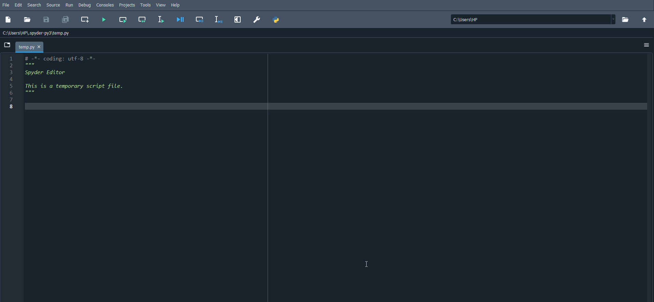 The height and width of the screenshot is (302, 654). What do you see at coordinates (123, 19) in the screenshot?
I see `Run current cell` at bounding box center [123, 19].